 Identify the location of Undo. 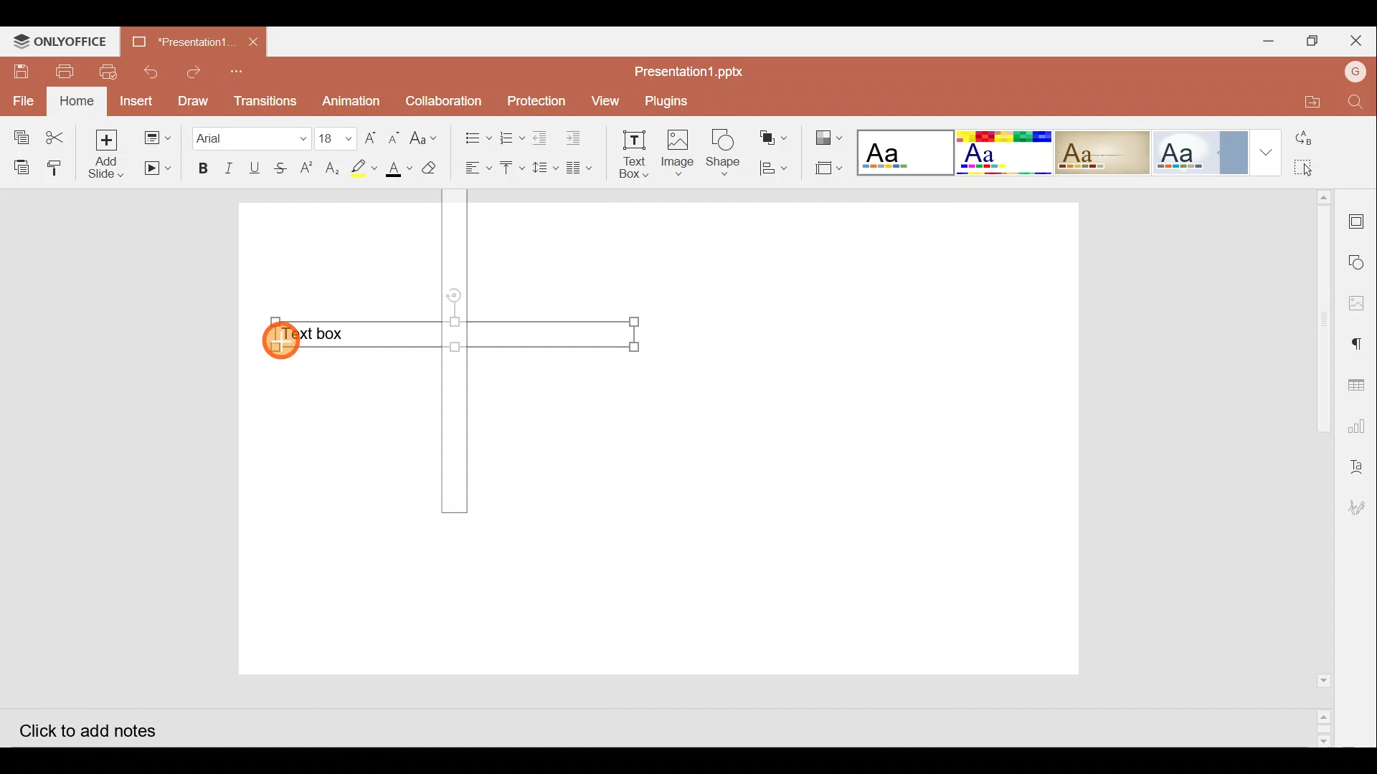
(148, 72).